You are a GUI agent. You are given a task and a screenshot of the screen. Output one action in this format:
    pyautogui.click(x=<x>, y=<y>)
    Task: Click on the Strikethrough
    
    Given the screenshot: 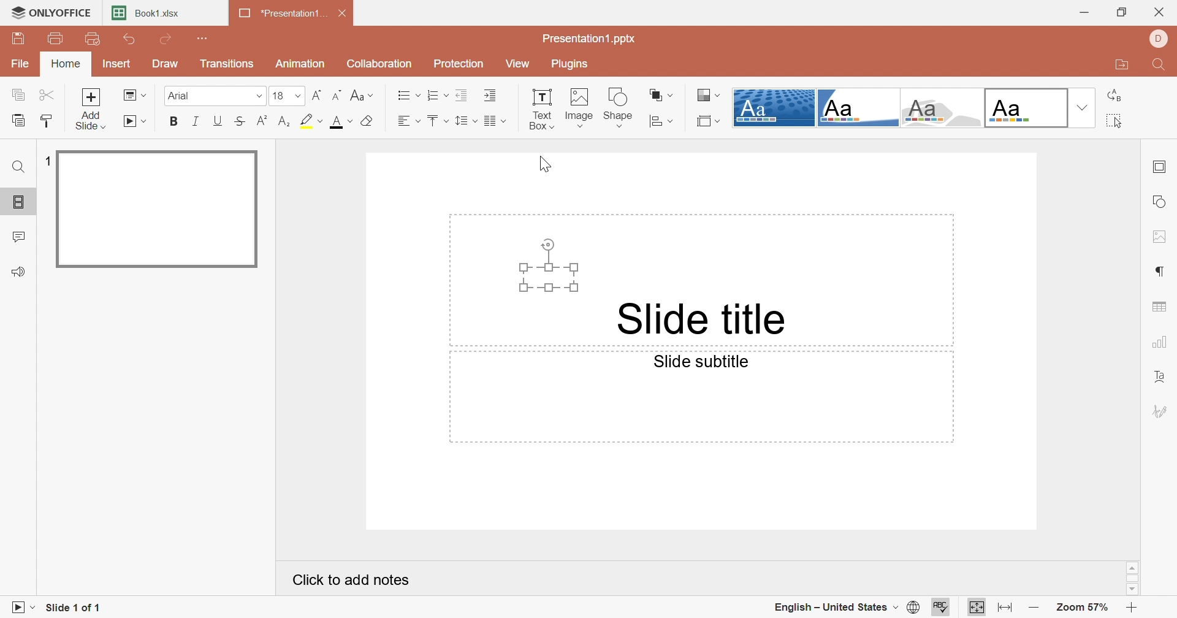 What is the action you would take?
    pyautogui.click(x=241, y=121)
    